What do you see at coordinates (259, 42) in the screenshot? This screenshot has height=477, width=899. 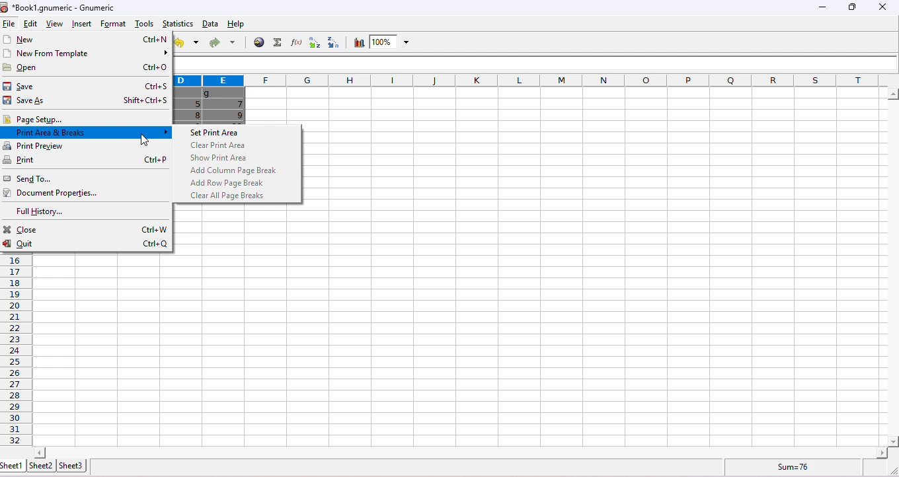 I see `insert hyperlink` at bounding box center [259, 42].